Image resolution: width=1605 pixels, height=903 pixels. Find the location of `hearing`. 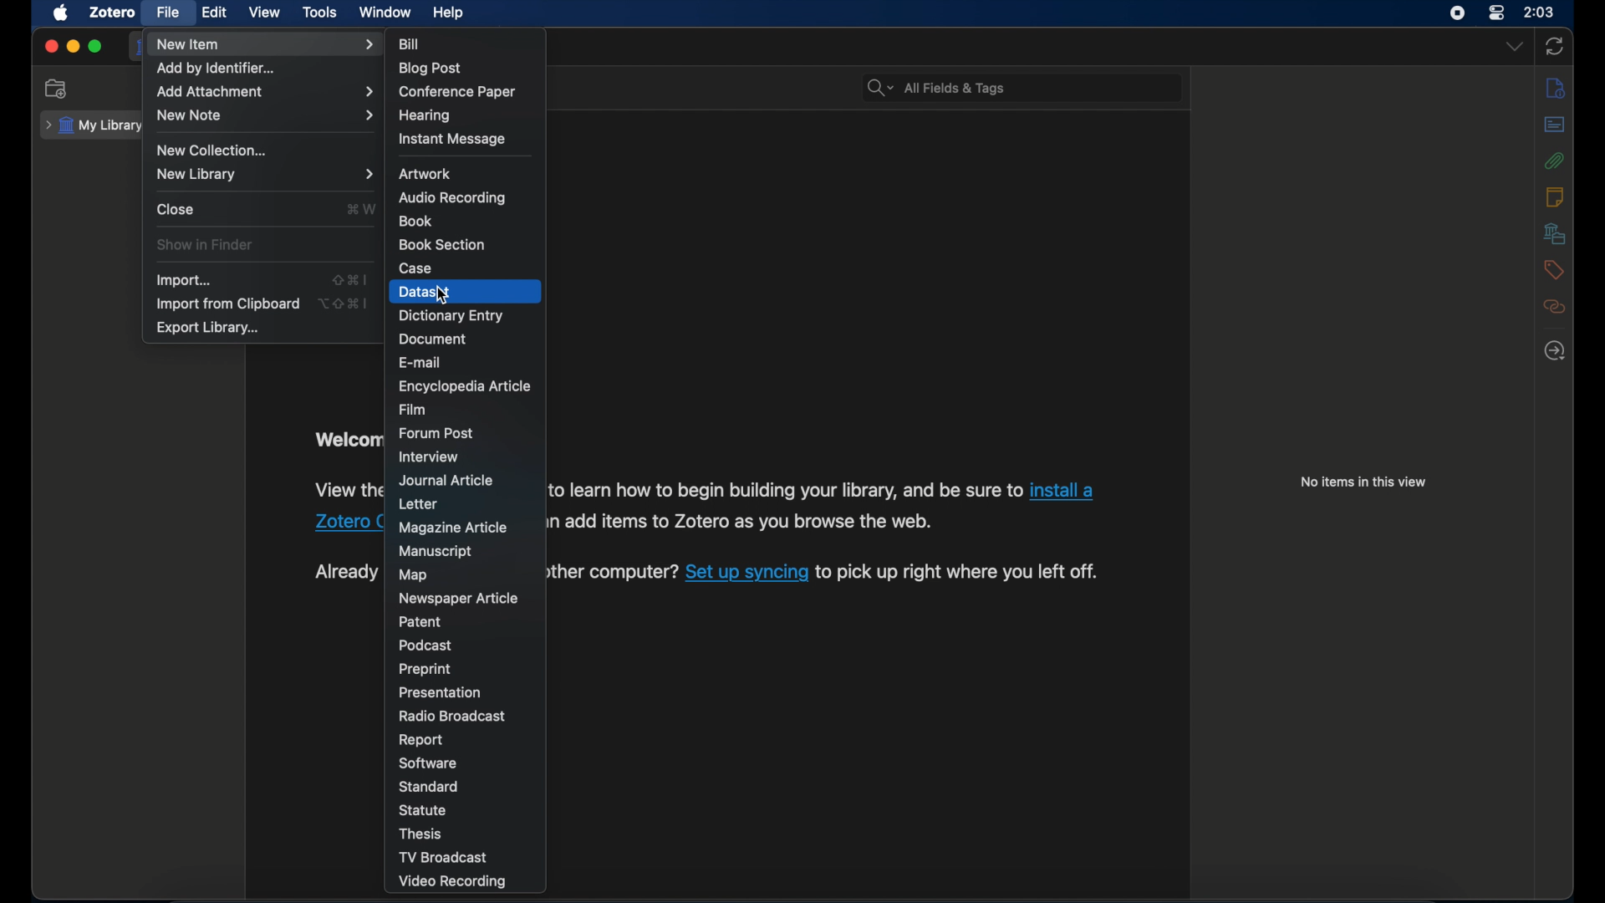

hearing is located at coordinates (426, 117).